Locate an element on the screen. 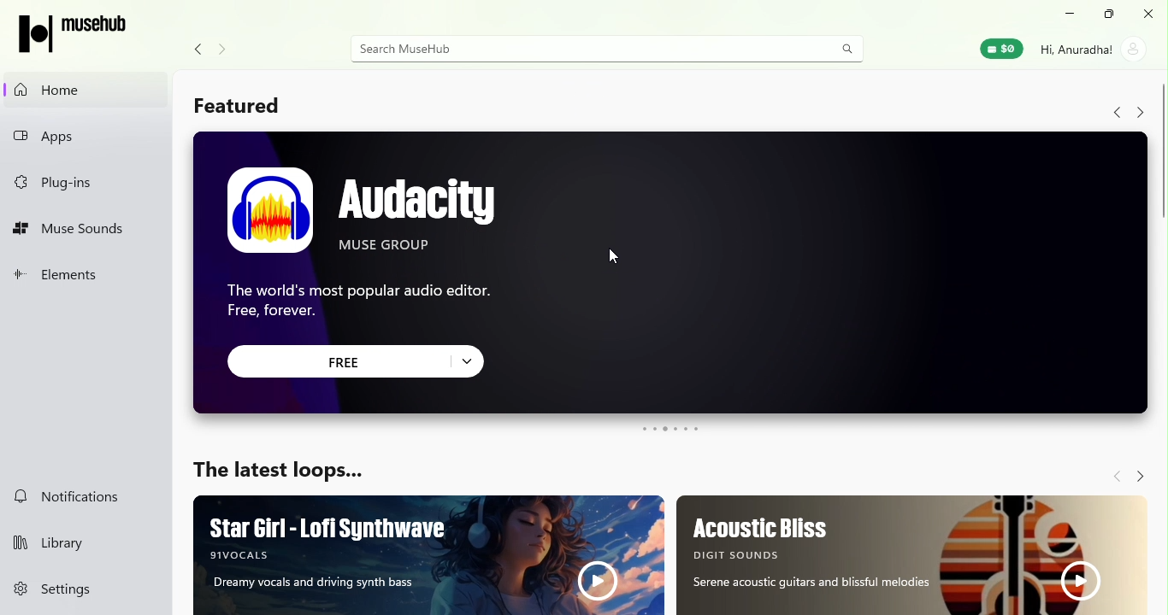  Plug-ins is located at coordinates (86, 183).